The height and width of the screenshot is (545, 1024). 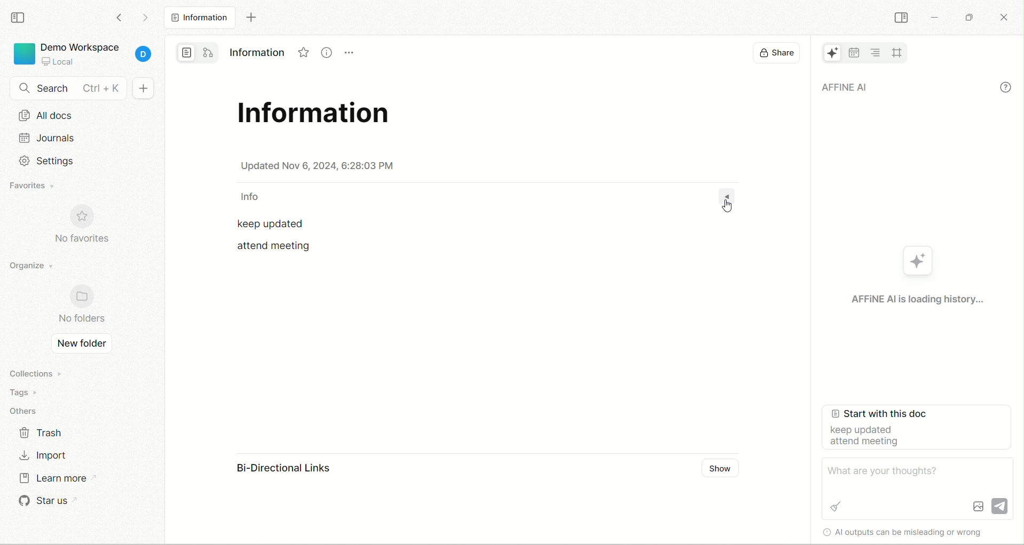 I want to click on AFFiNE AI is loading history, so click(x=918, y=300).